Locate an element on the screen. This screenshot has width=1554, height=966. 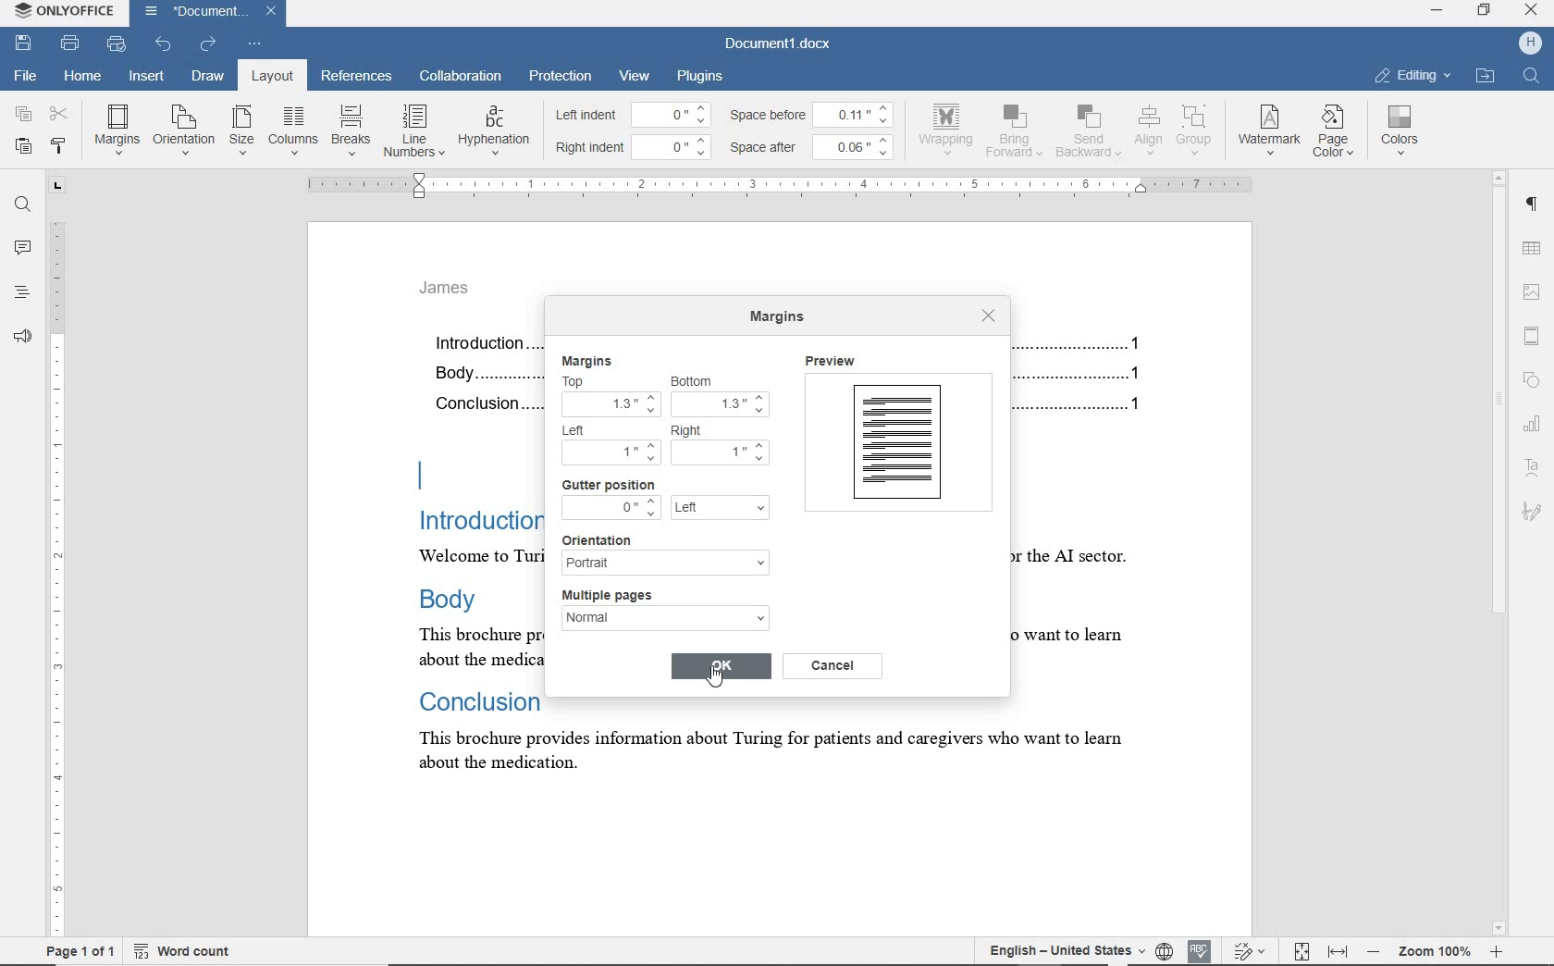
protection is located at coordinates (560, 75).